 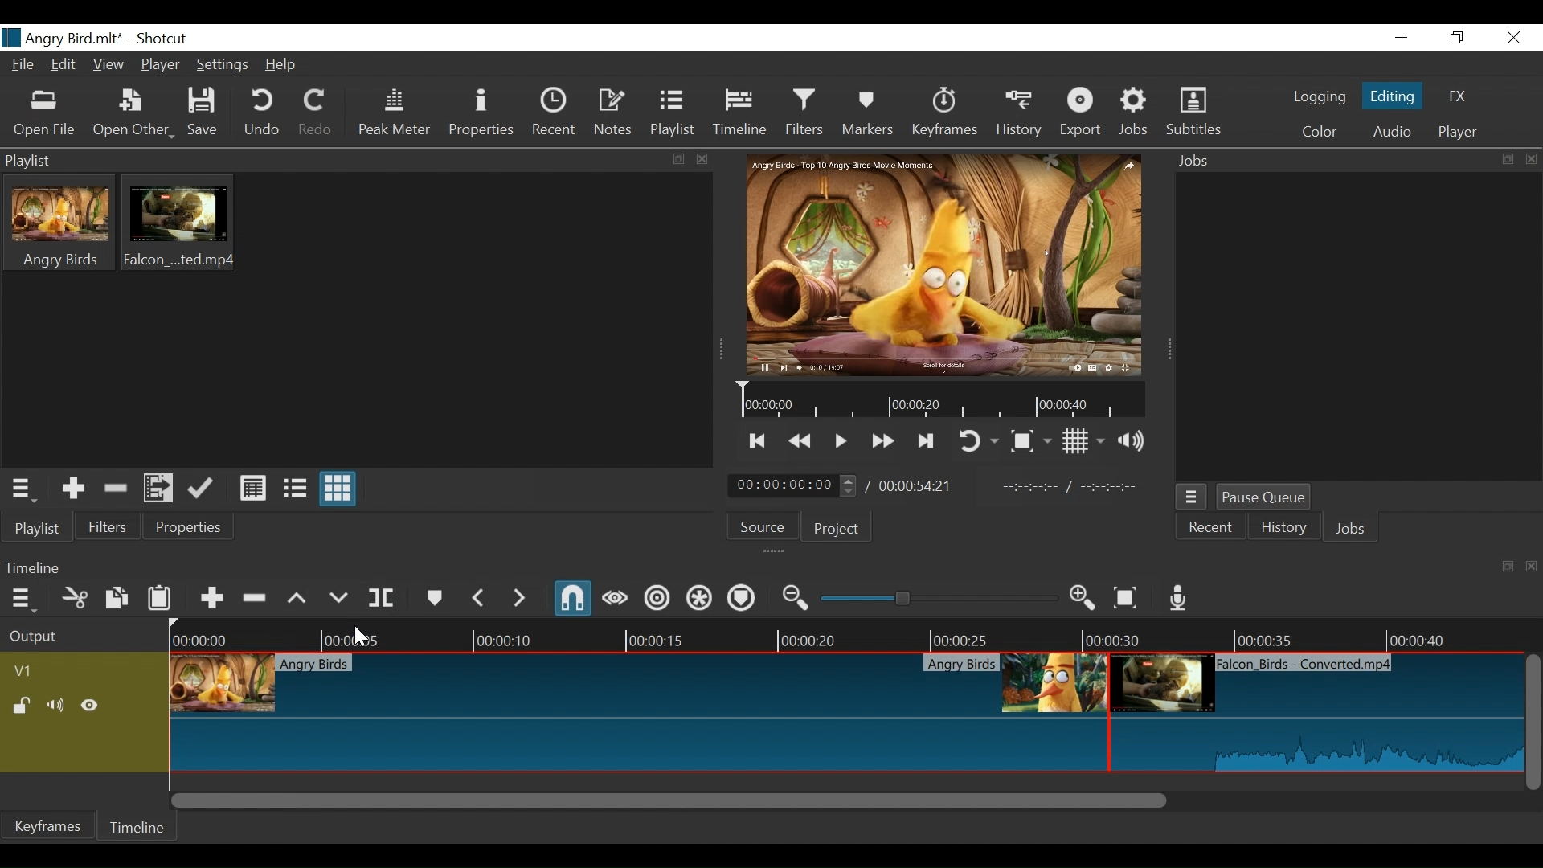 What do you see at coordinates (66, 634) in the screenshot?
I see `Output` at bounding box center [66, 634].